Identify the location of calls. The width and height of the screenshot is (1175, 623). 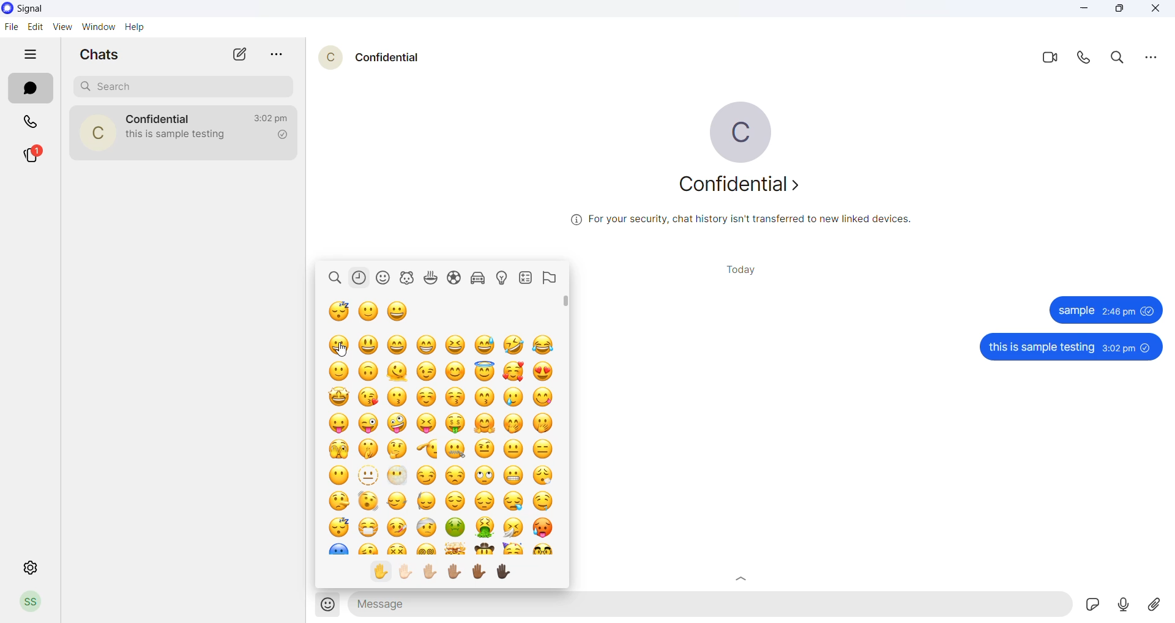
(29, 123).